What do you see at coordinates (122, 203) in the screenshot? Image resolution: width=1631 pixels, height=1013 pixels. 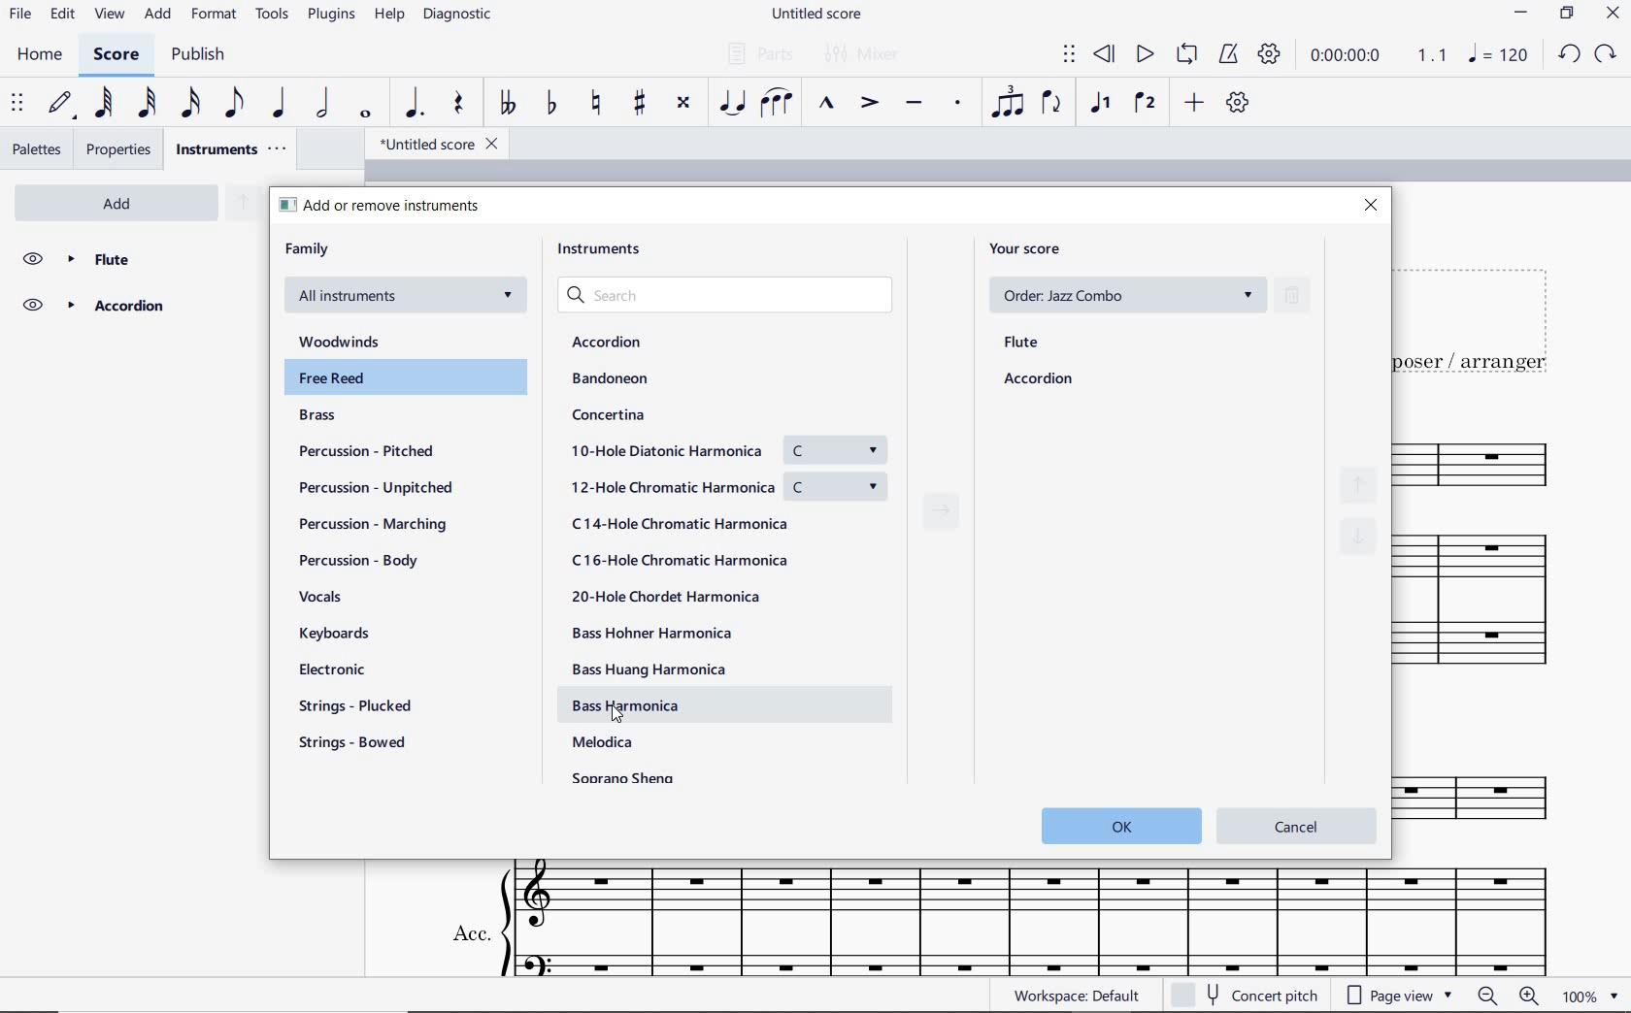 I see `add` at bounding box center [122, 203].